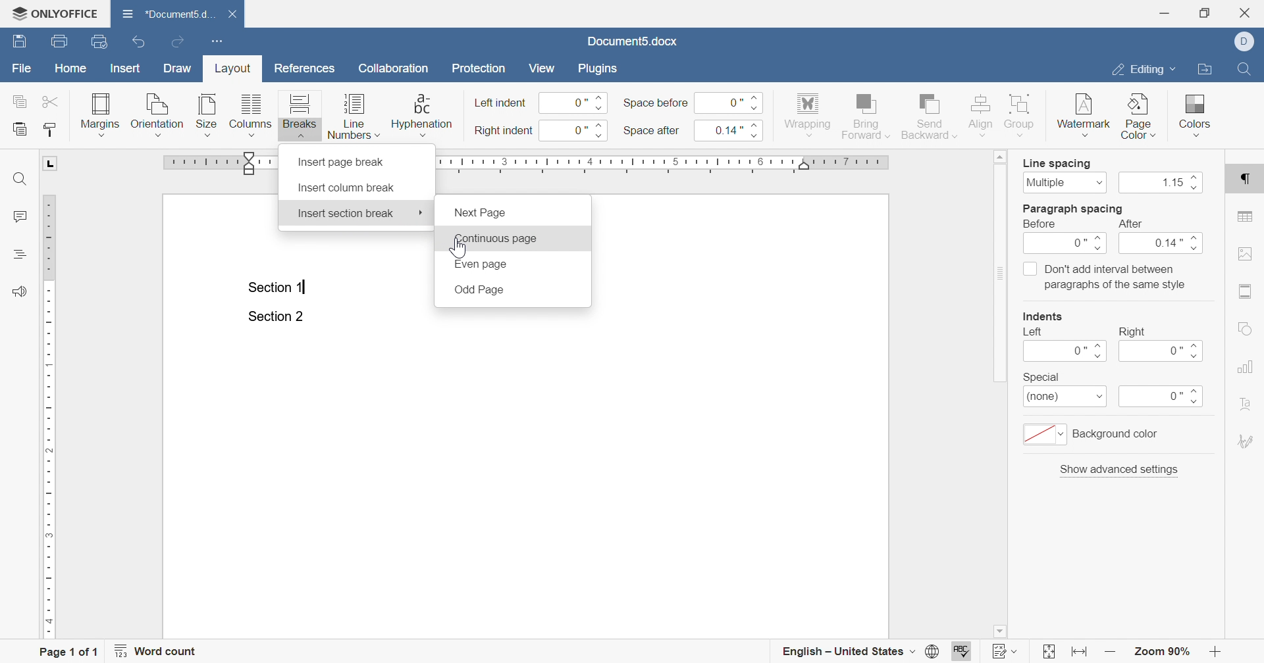 The height and width of the screenshot is (663, 1264). Describe the element at coordinates (651, 130) in the screenshot. I see `space after` at that location.